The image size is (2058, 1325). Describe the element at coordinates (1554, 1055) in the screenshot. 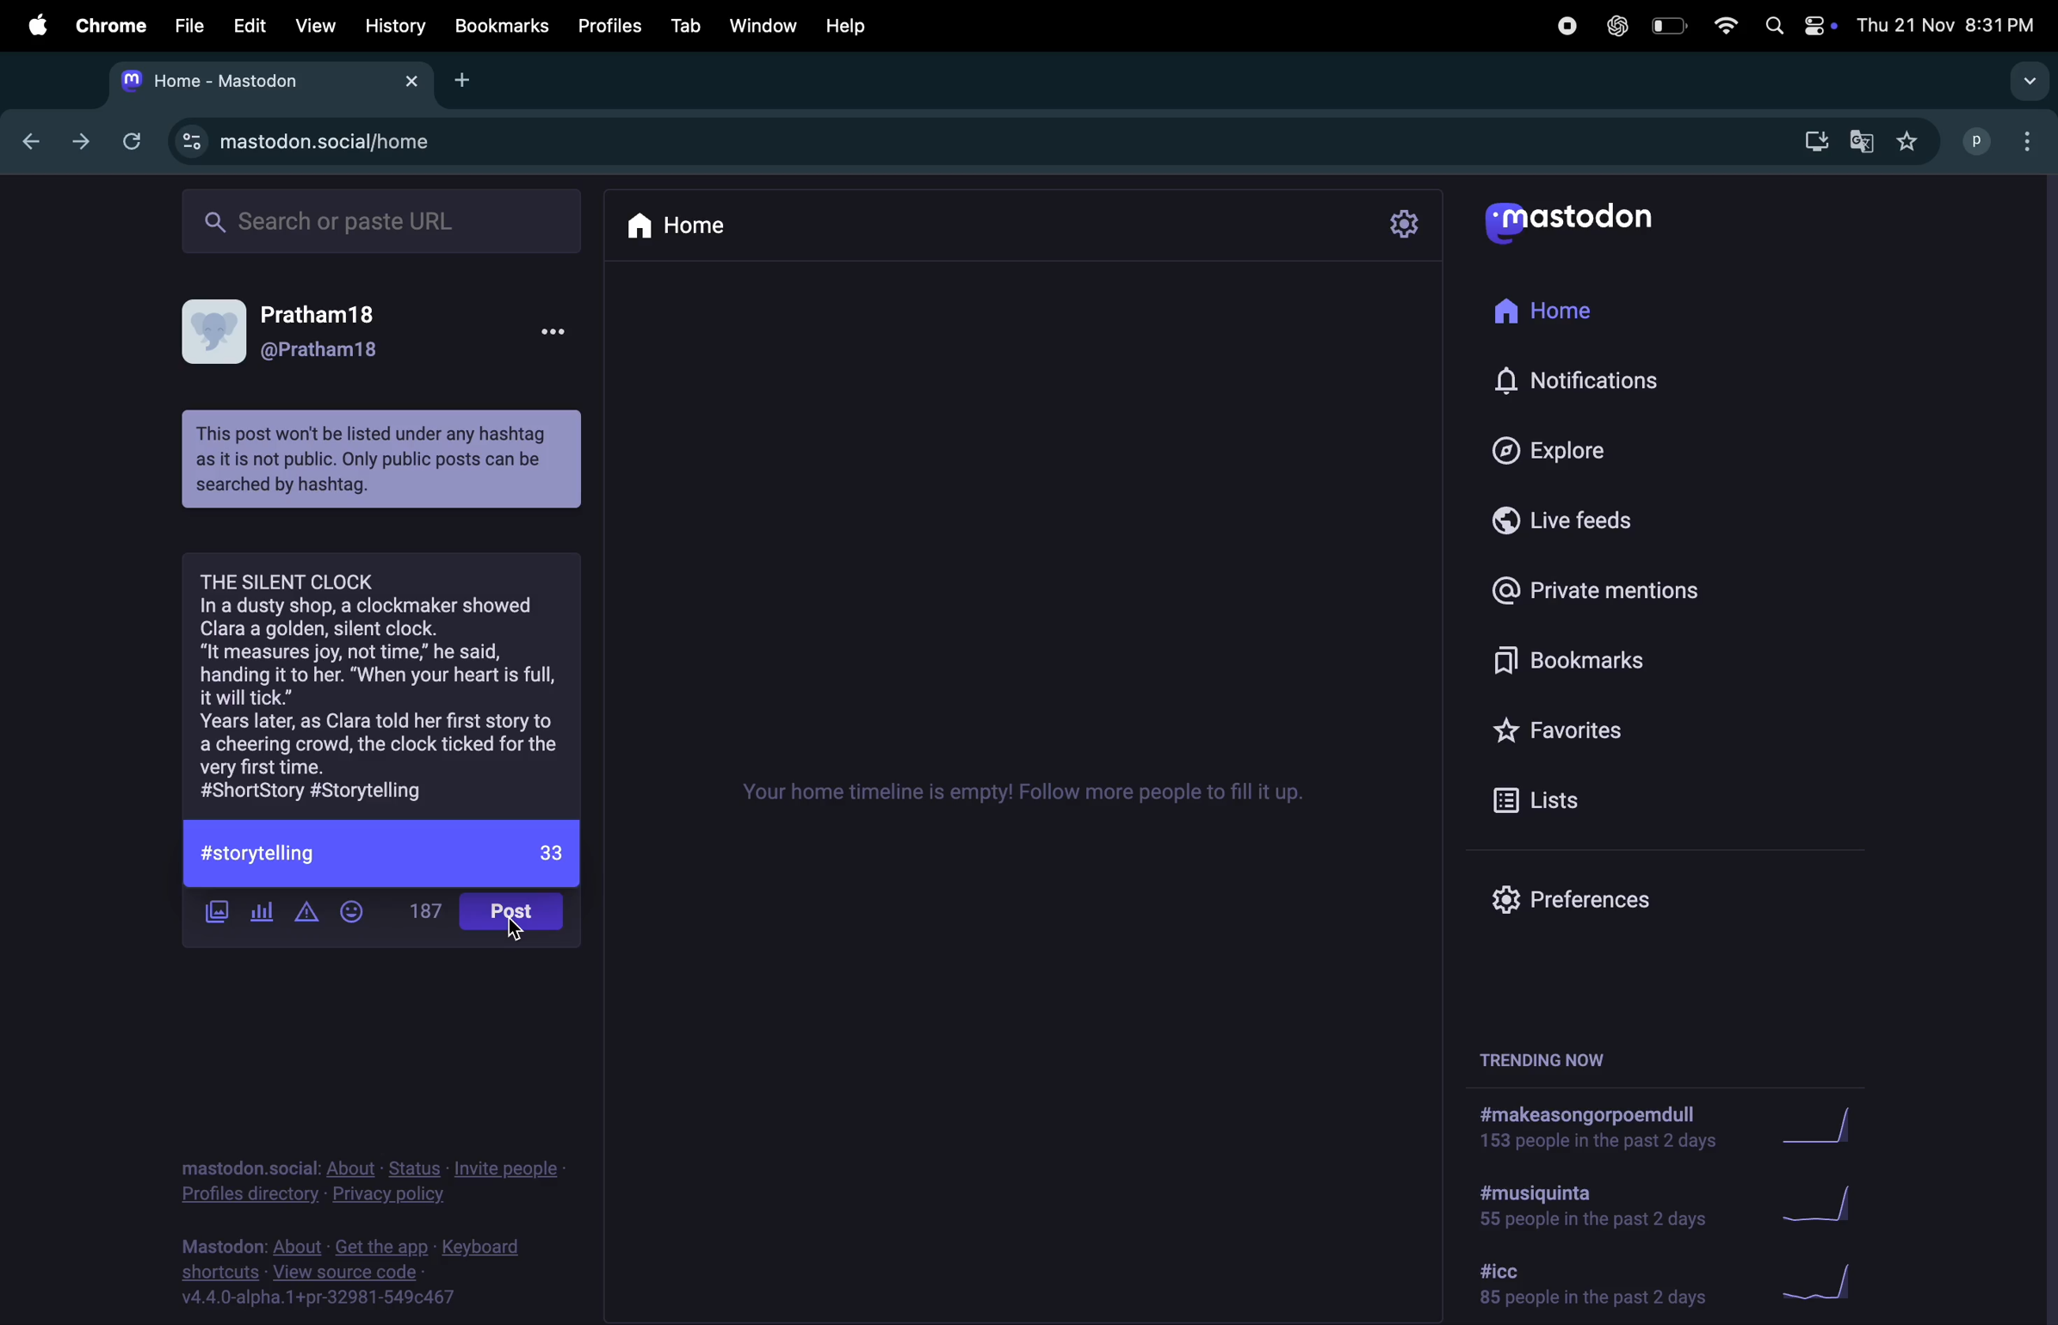

I see `trending now` at that location.